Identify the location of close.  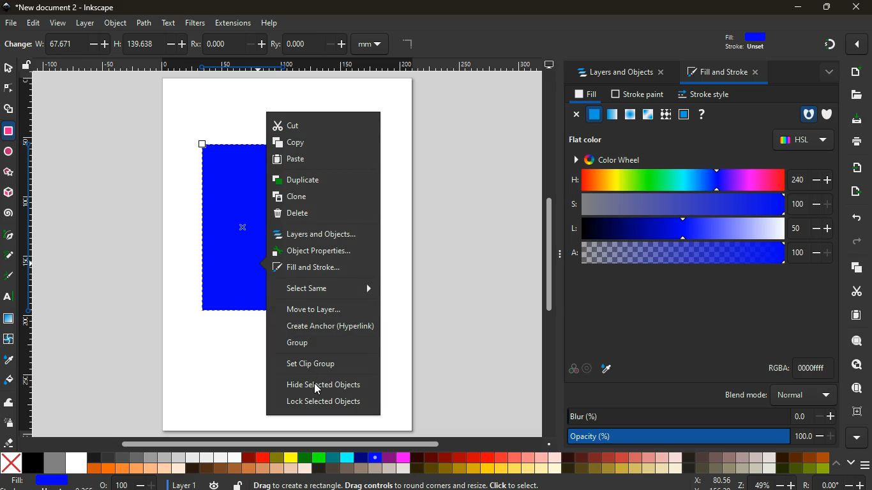
(857, 8).